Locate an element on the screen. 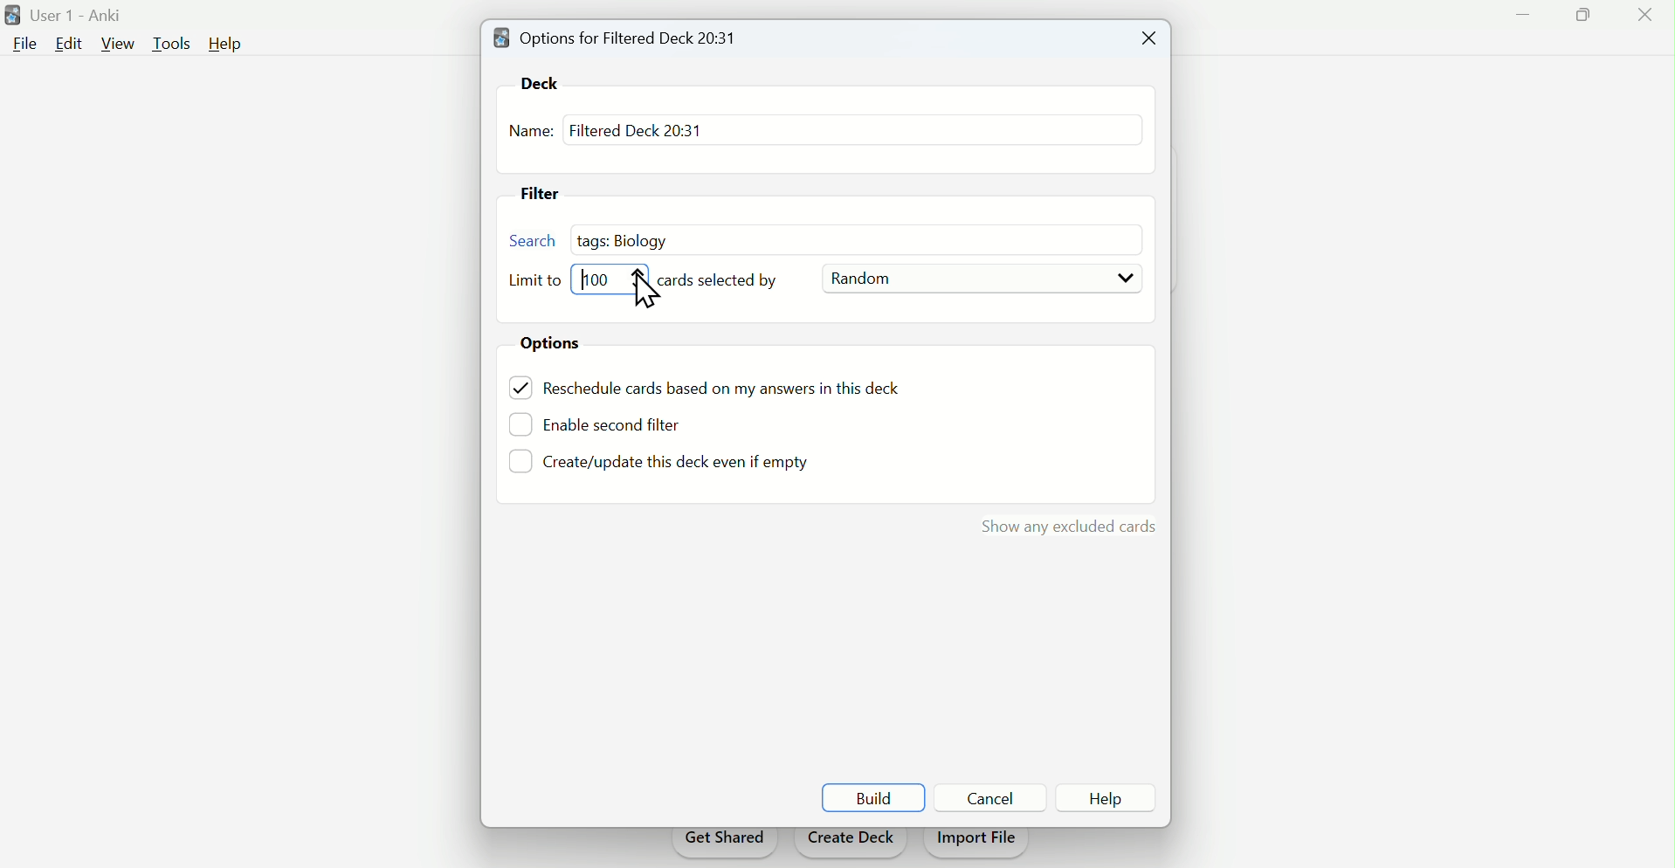 Image resolution: width=1675 pixels, height=868 pixels. Limit to is located at coordinates (538, 281).